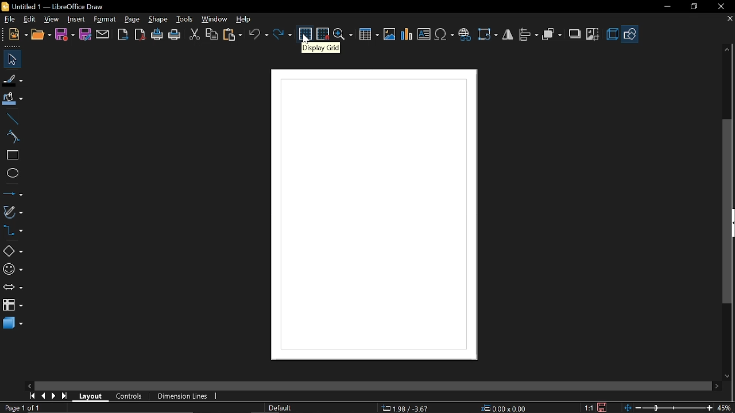  I want to click on line, so click(12, 119).